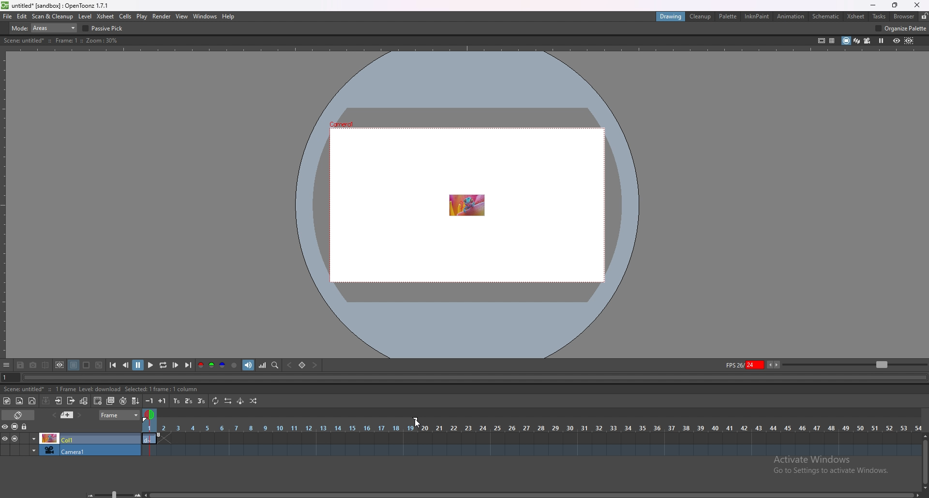 This screenshot has height=498, width=929. What do you see at coordinates (532, 437) in the screenshot?
I see `timeline` at bounding box center [532, 437].